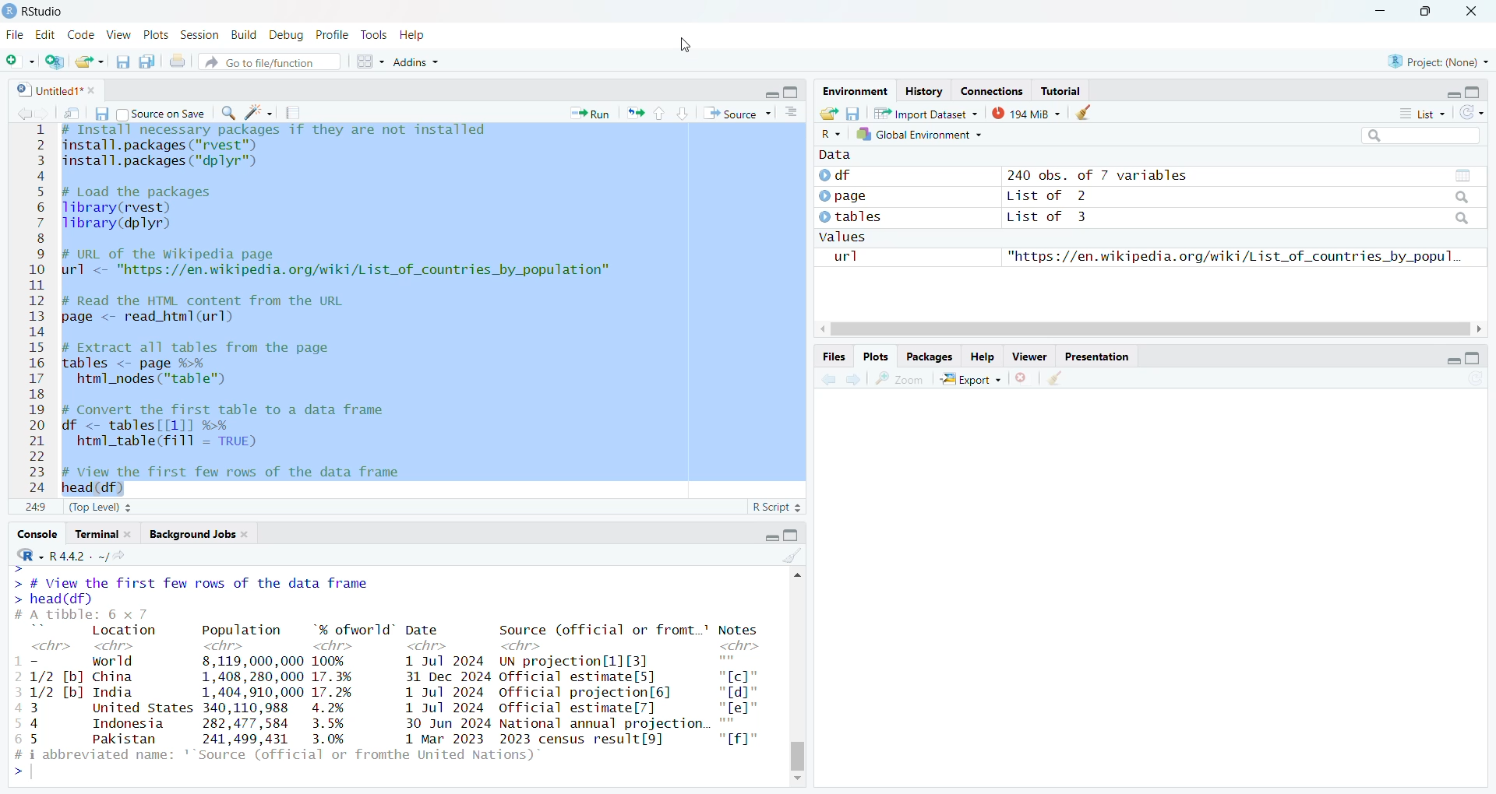 The height and width of the screenshot is (794, 1496). Describe the element at coordinates (745, 697) in the screenshot. I see `<chr>"[c]""[d]""[e]""[f]""` at that location.